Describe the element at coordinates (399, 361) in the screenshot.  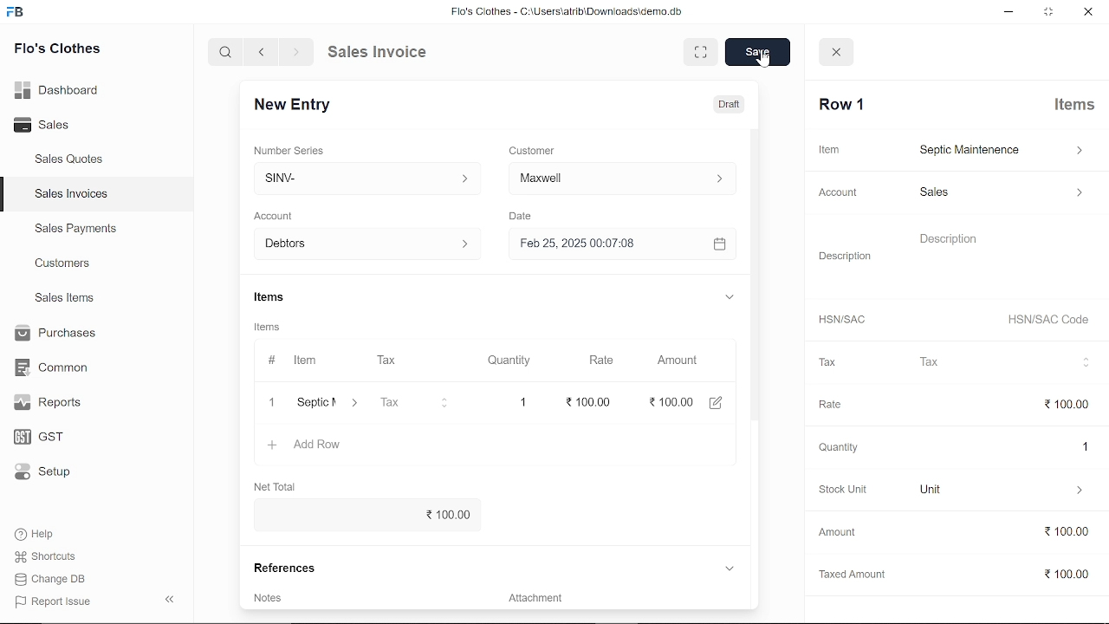
I see `Tax` at that location.